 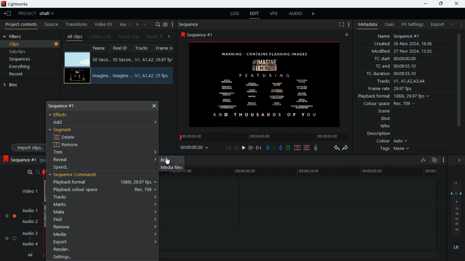 What do you see at coordinates (63, 159) in the screenshot?
I see `reveal` at bounding box center [63, 159].